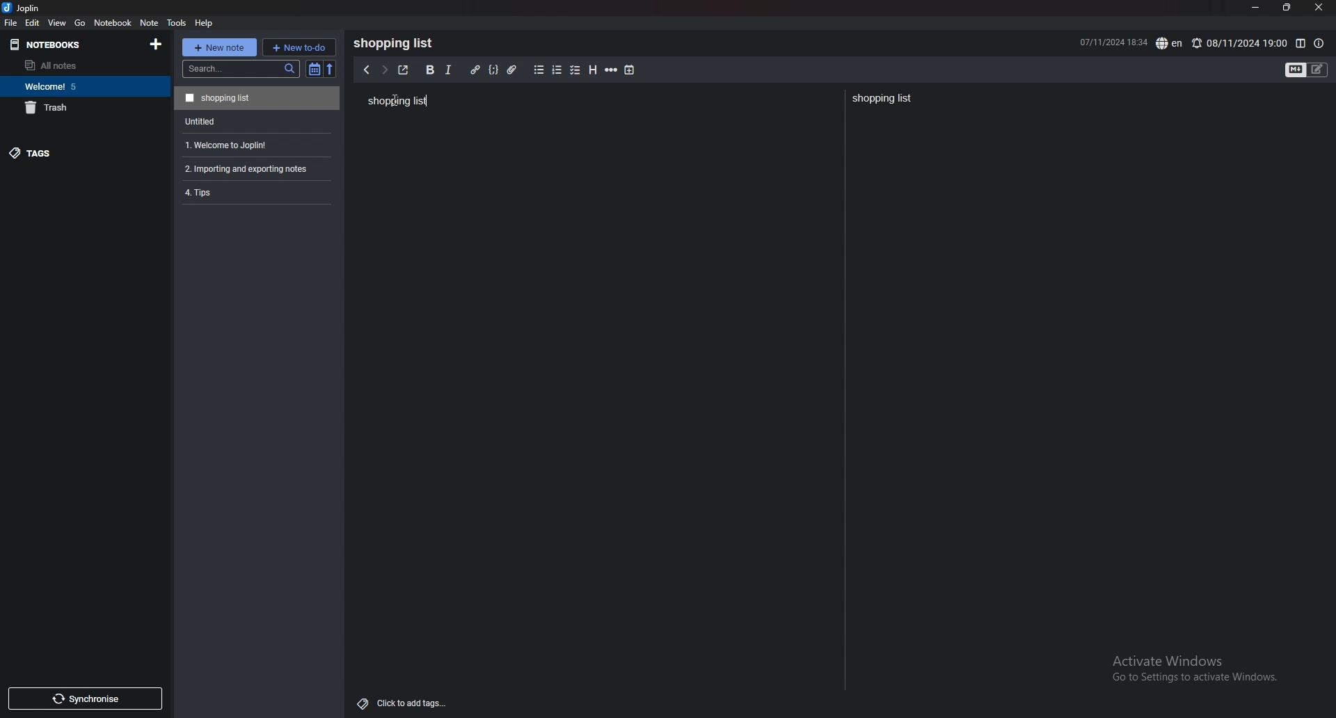  What do you see at coordinates (82, 107) in the screenshot?
I see `trash` at bounding box center [82, 107].